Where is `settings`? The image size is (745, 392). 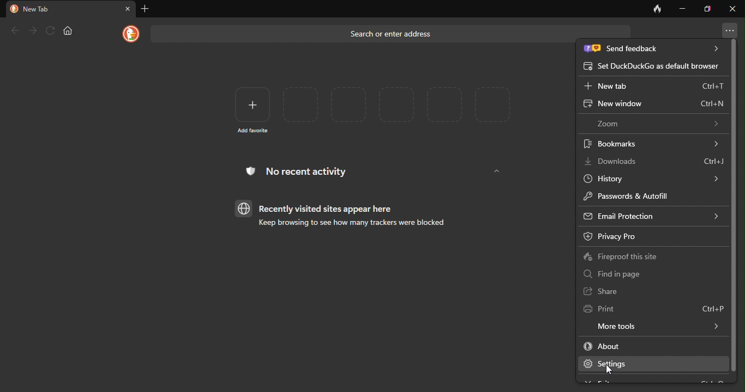
settings is located at coordinates (652, 364).